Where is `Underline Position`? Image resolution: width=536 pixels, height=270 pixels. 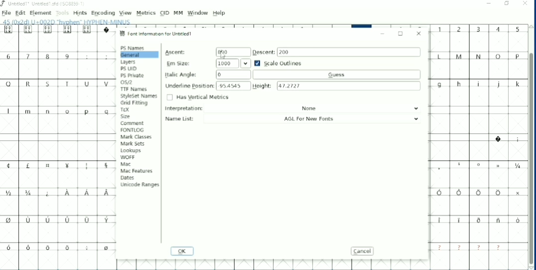 Underline Position is located at coordinates (207, 86).